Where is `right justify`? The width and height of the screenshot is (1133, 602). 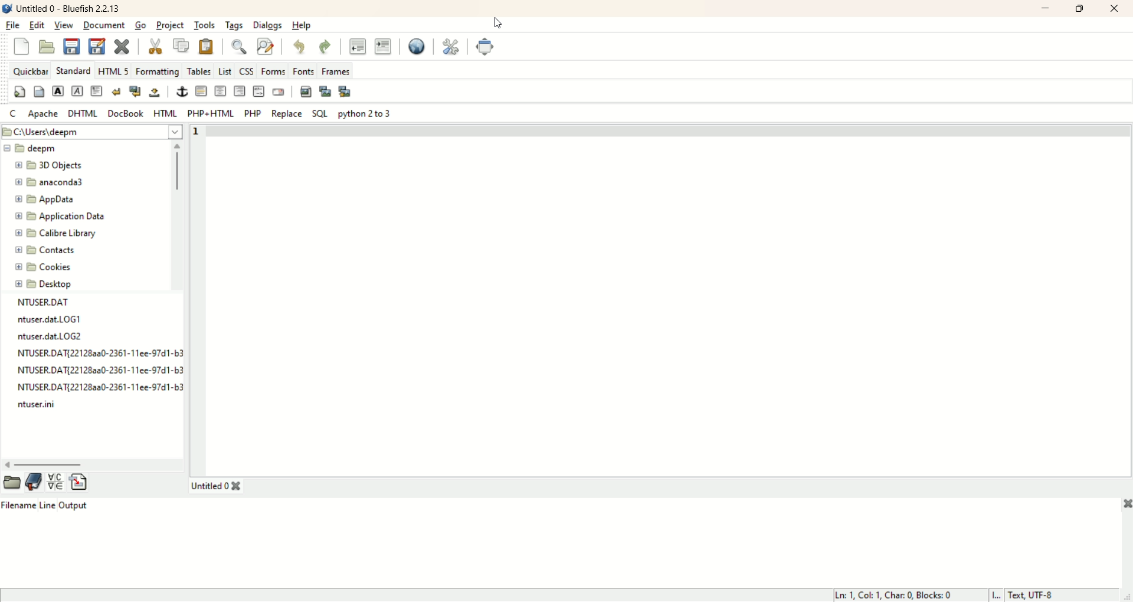
right justify is located at coordinates (240, 91).